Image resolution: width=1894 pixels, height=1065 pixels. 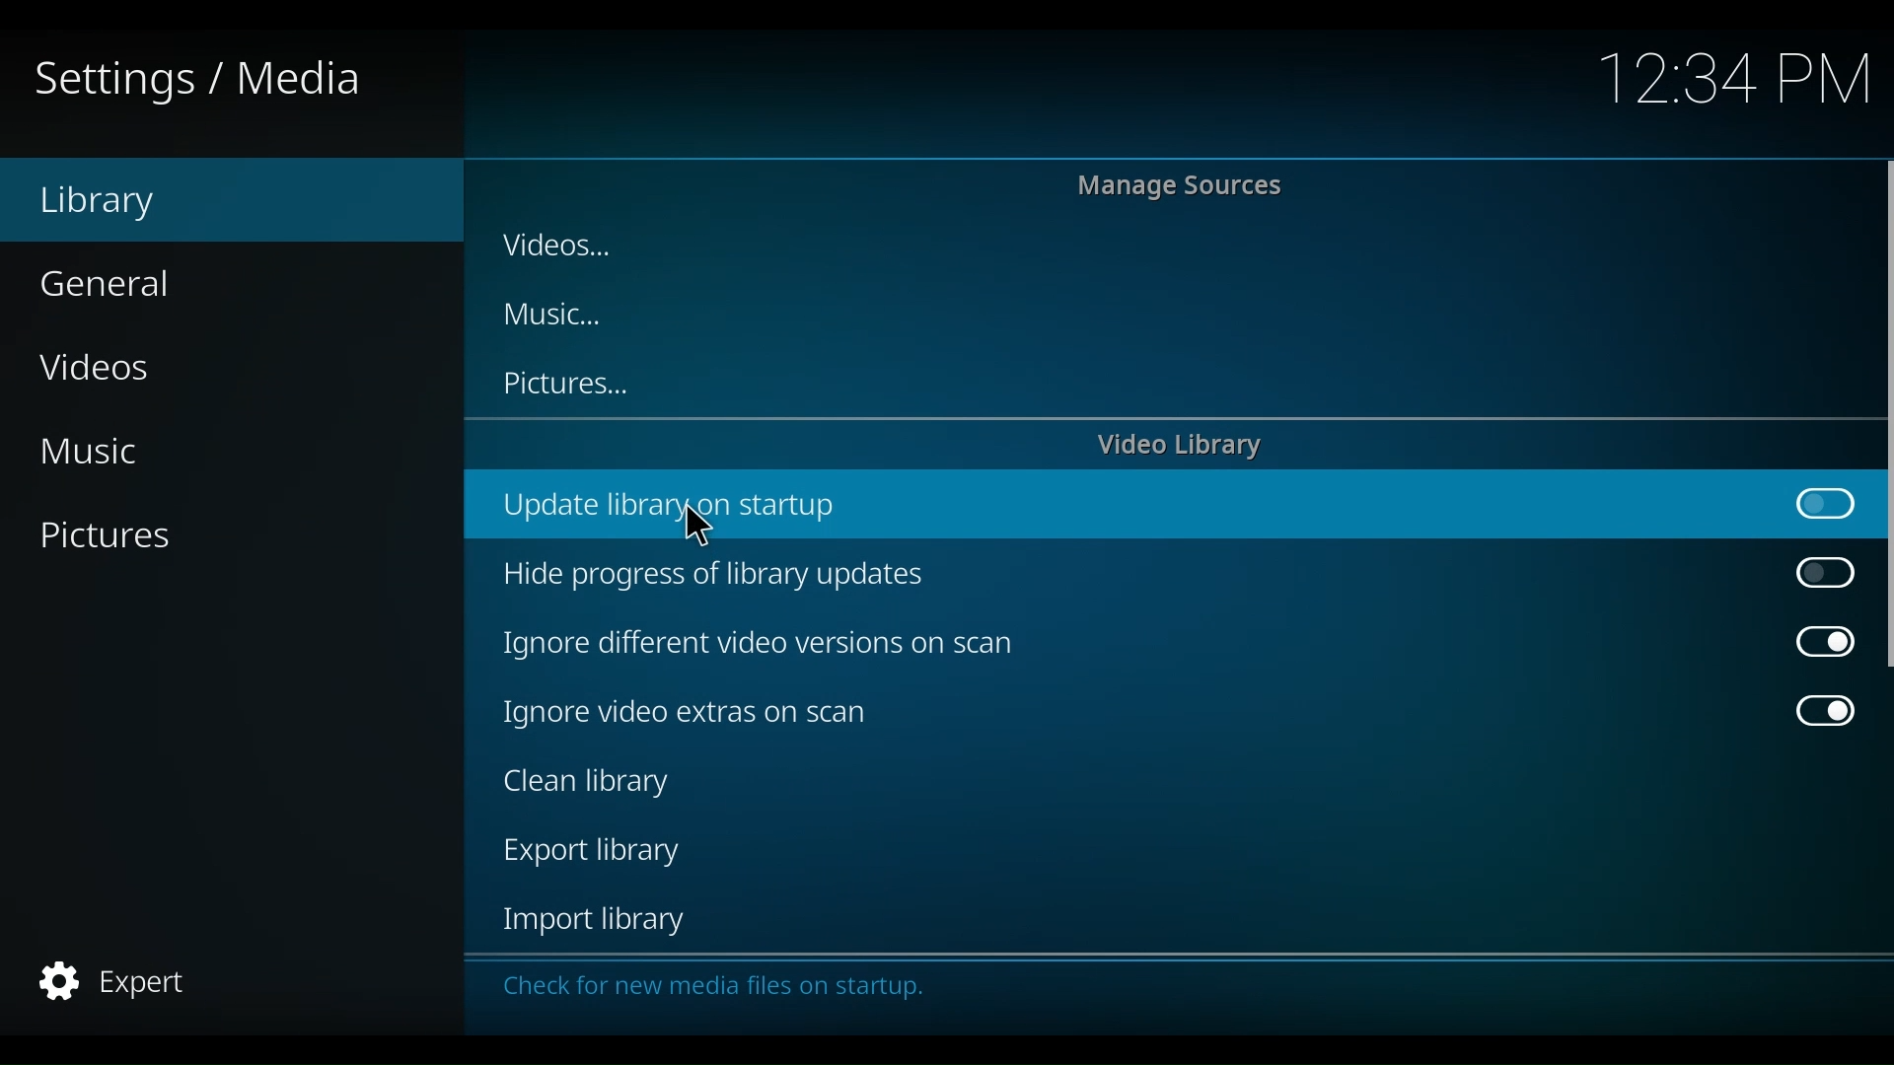 I want to click on Import library, so click(x=607, y=920).